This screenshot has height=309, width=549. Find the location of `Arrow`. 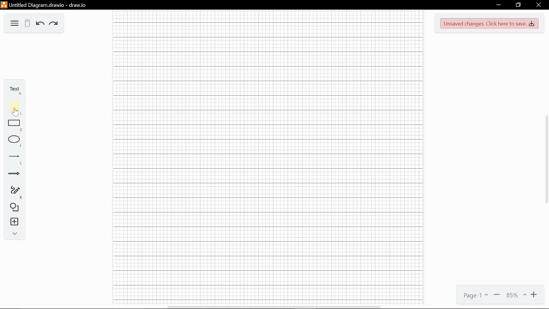

Arrow is located at coordinates (13, 174).